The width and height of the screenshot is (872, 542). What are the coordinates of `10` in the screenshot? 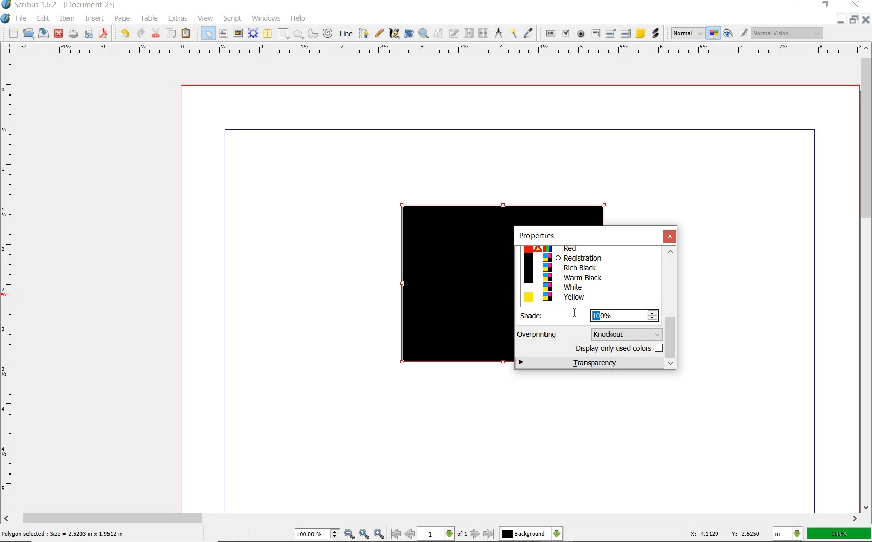 It's located at (595, 316).